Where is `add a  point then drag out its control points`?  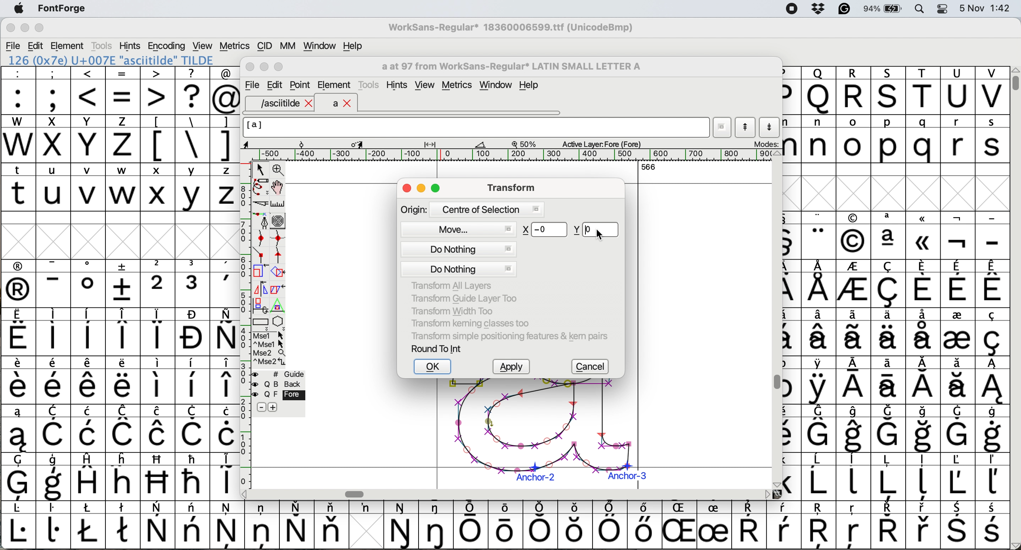
add a  point then drag out its control points is located at coordinates (261, 220).